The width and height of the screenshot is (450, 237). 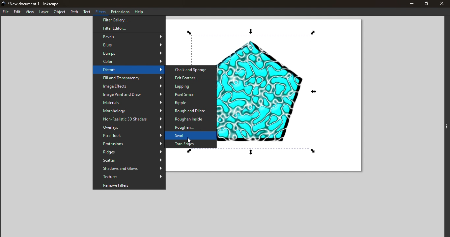 I want to click on Maximize, so click(x=428, y=3).